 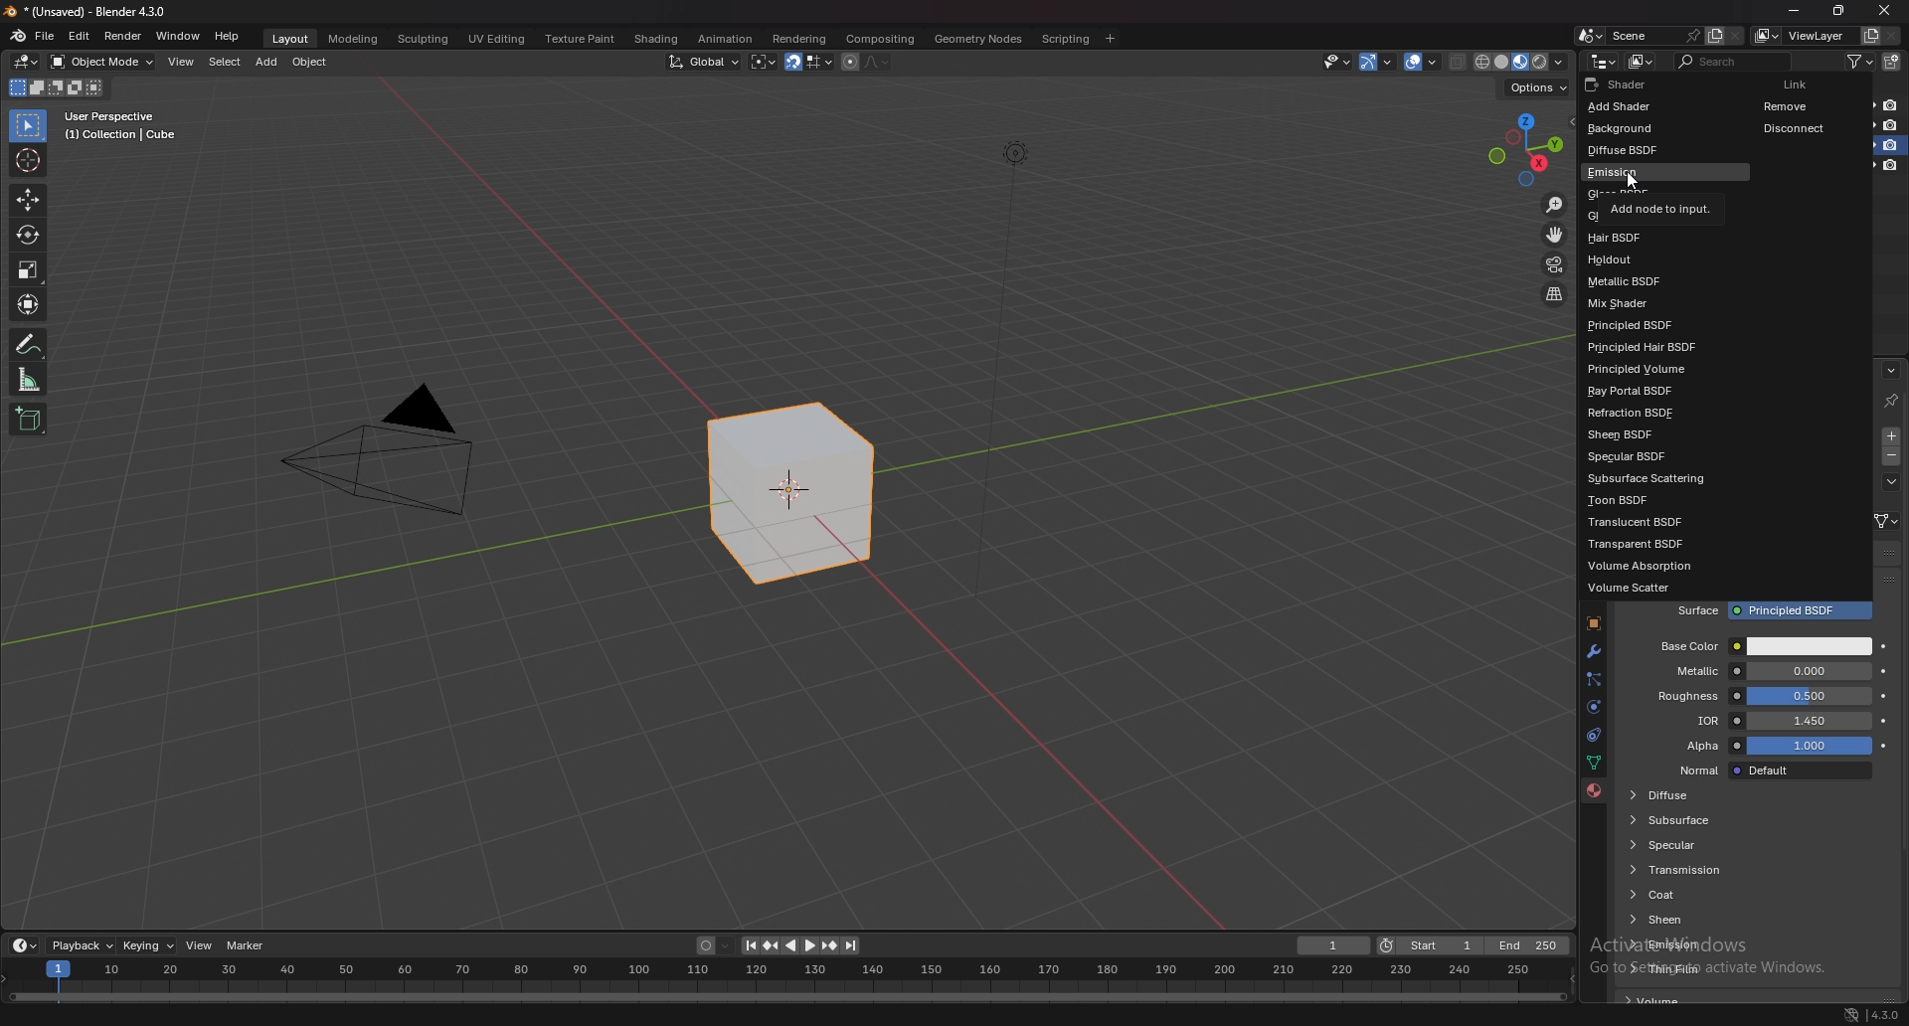 What do you see at coordinates (1653, 347) in the screenshot?
I see `principled hair bsdf` at bounding box center [1653, 347].